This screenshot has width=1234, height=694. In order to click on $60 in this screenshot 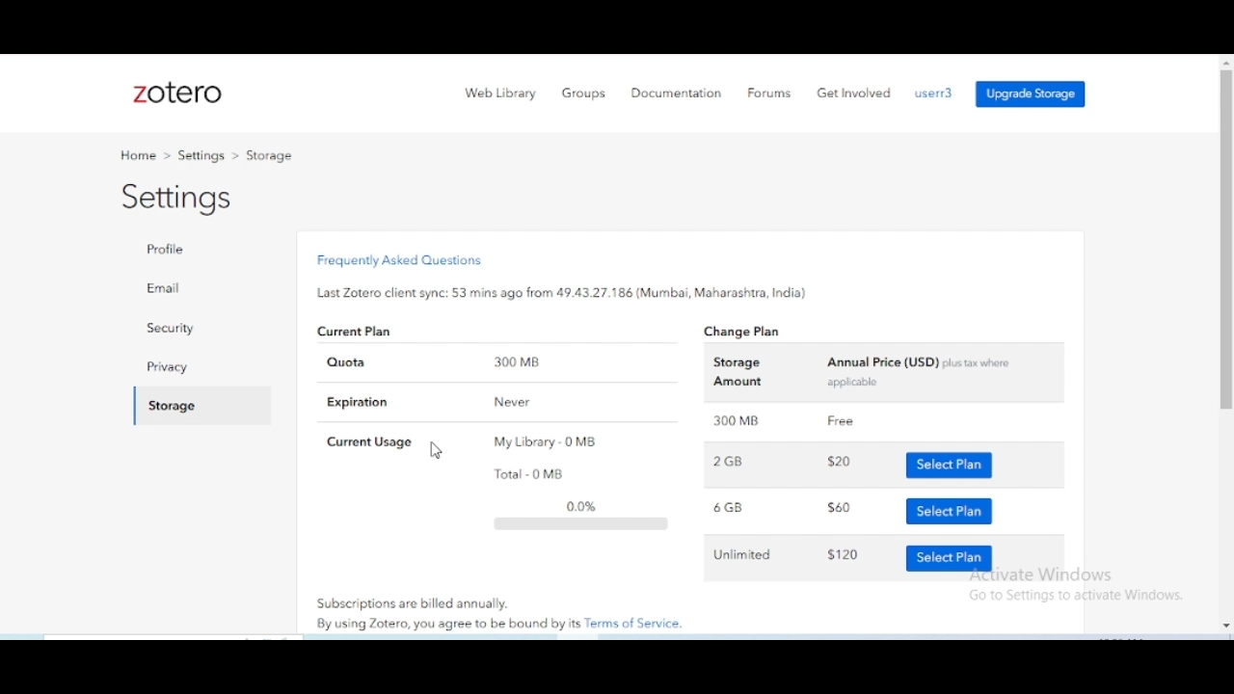, I will do `click(839, 507)`.